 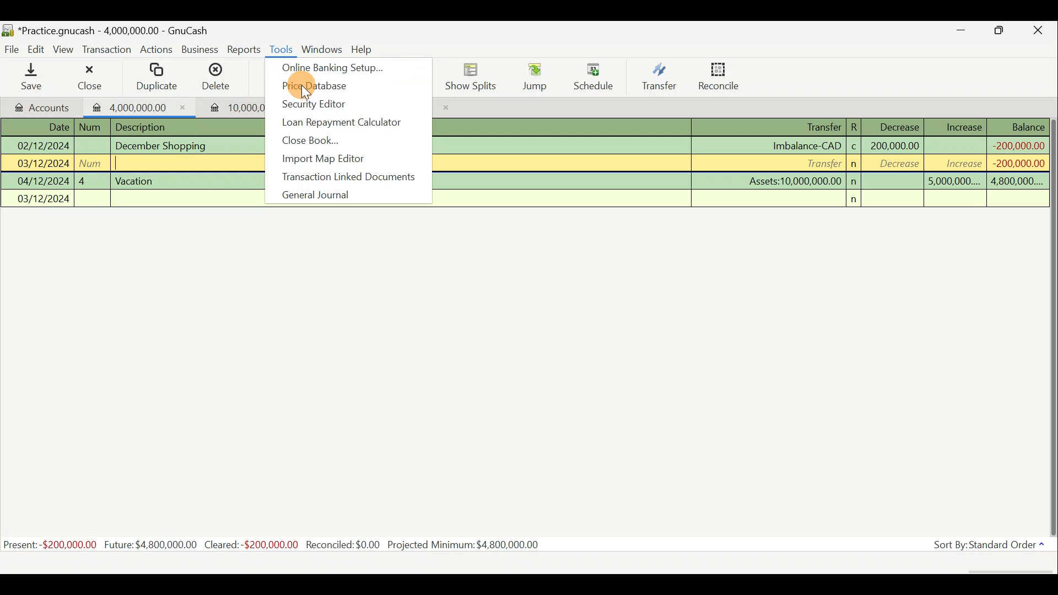 I want to click on Duplicate, so click(x=158, y=77).